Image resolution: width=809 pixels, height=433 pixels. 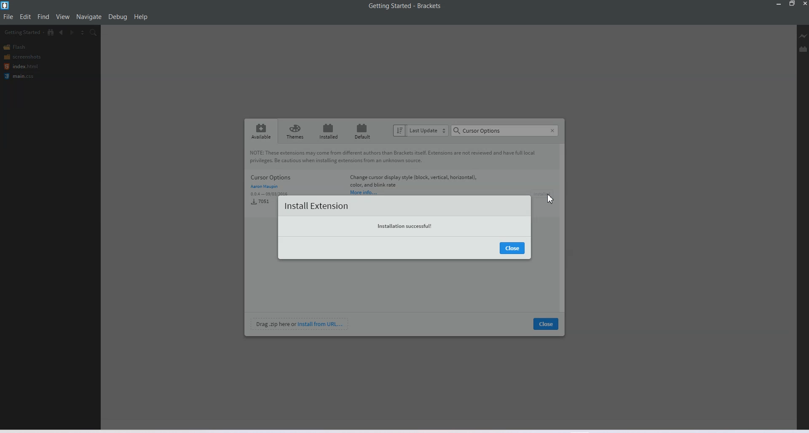 I want to click on Help, so click(x=141, y=17).